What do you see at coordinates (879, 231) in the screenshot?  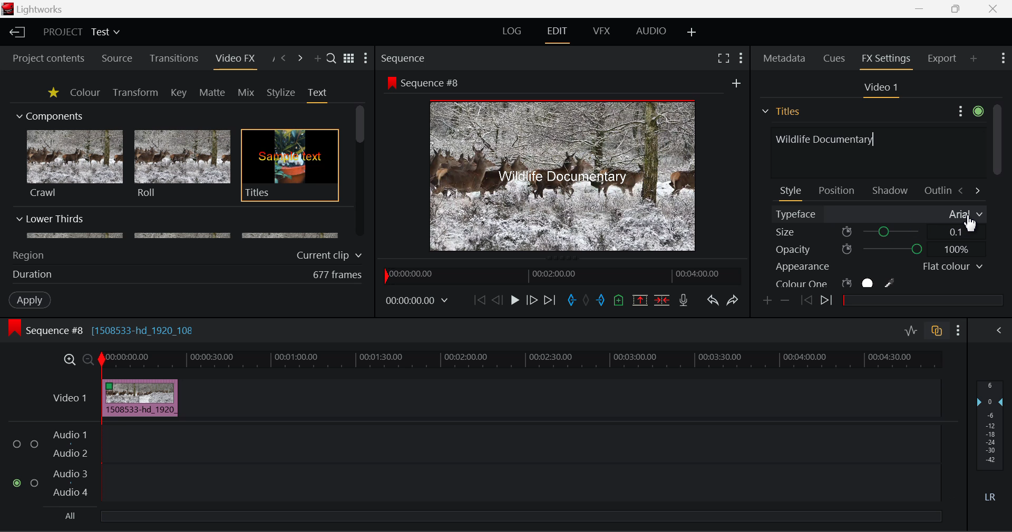 I see `Size` at bounding box center [879, 231].